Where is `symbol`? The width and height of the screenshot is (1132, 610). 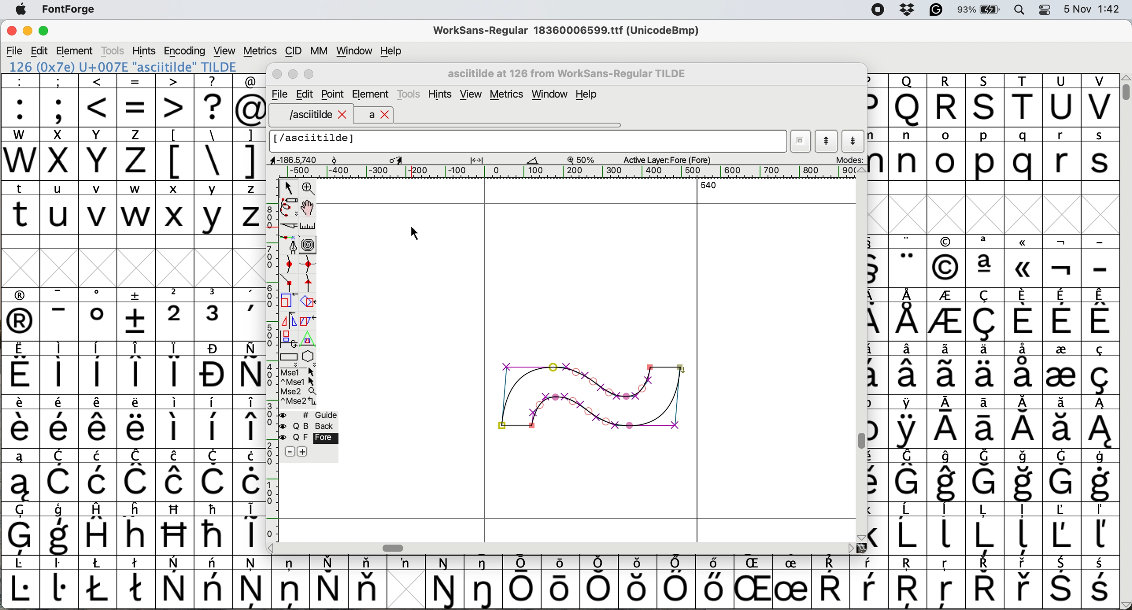
symbol is located at coordinates (137, 475).